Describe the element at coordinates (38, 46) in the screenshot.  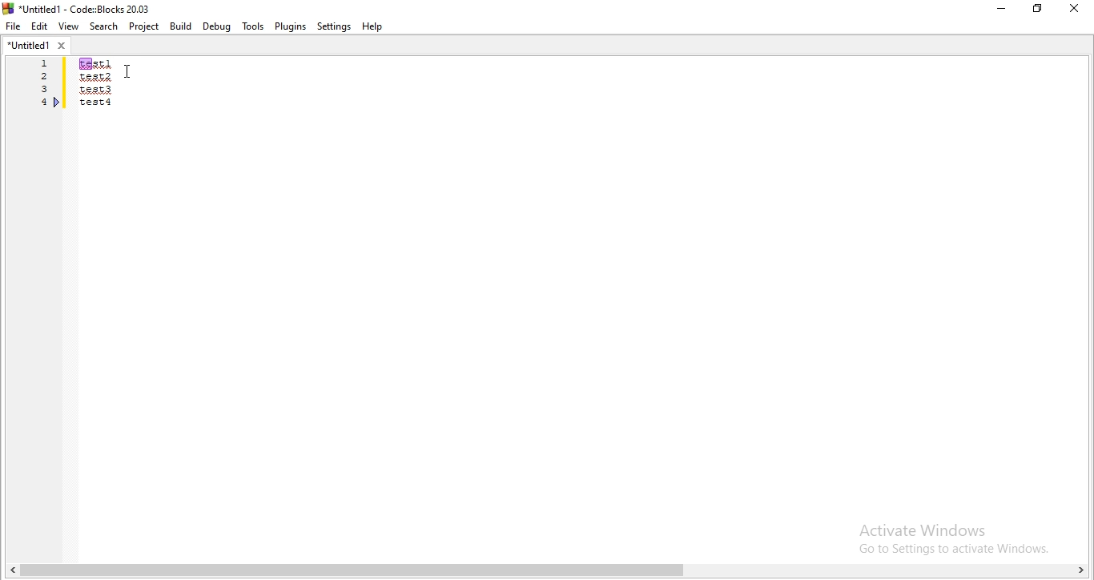
I see `untitled tab` at that location.